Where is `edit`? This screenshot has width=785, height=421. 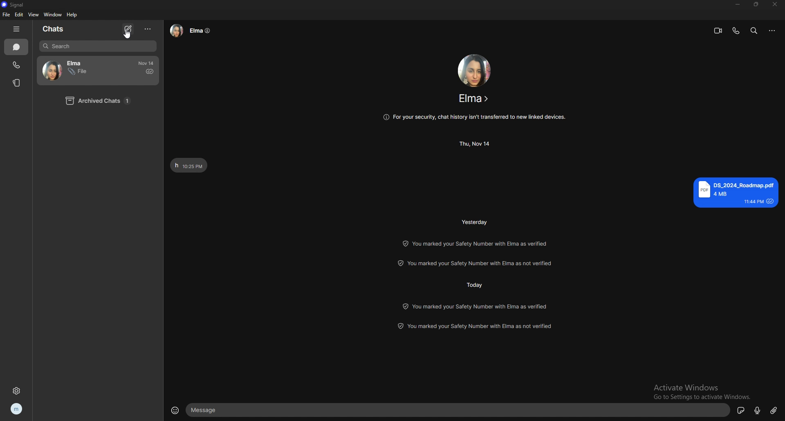
edit is located at coordinates (19, 15).